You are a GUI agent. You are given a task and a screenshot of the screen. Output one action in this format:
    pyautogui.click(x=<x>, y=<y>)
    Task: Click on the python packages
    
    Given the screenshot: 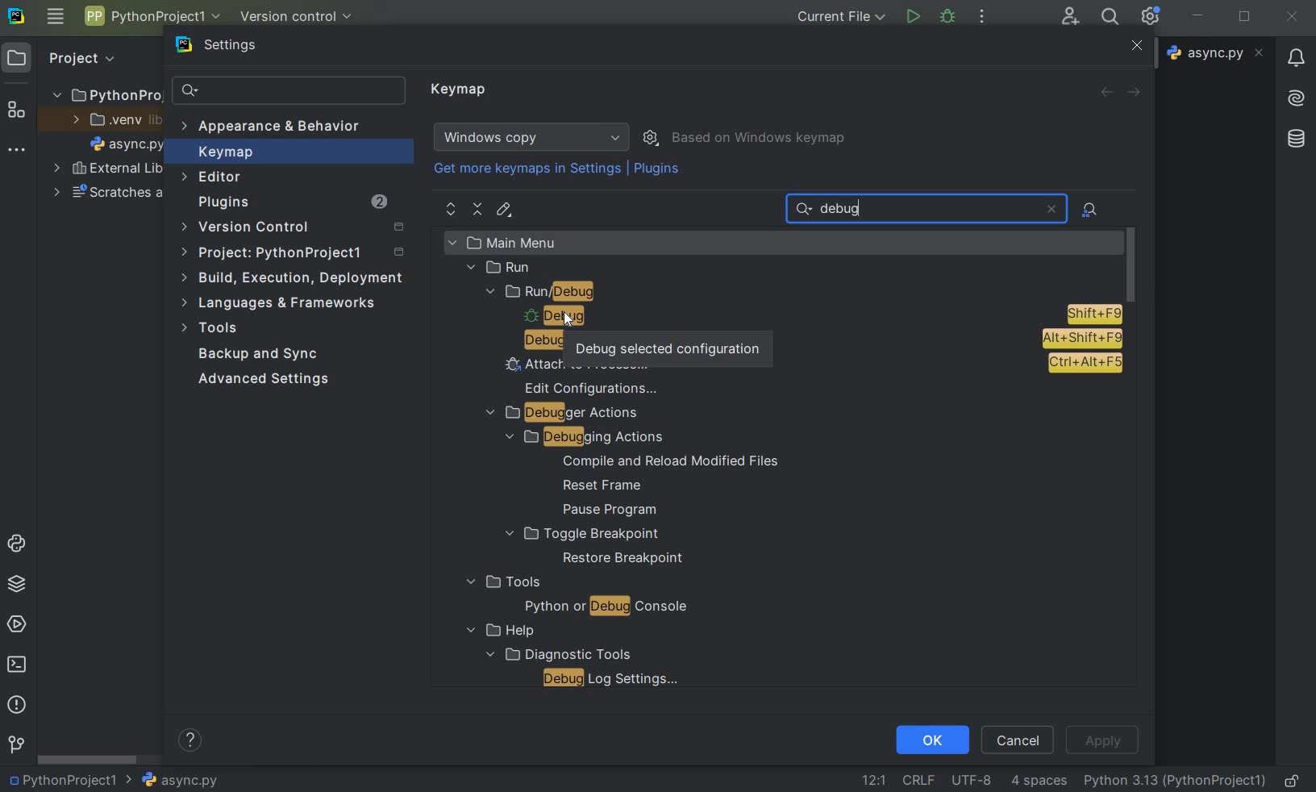 What is the action you would take?
    pyautogui.click(x=19, y=584)
    